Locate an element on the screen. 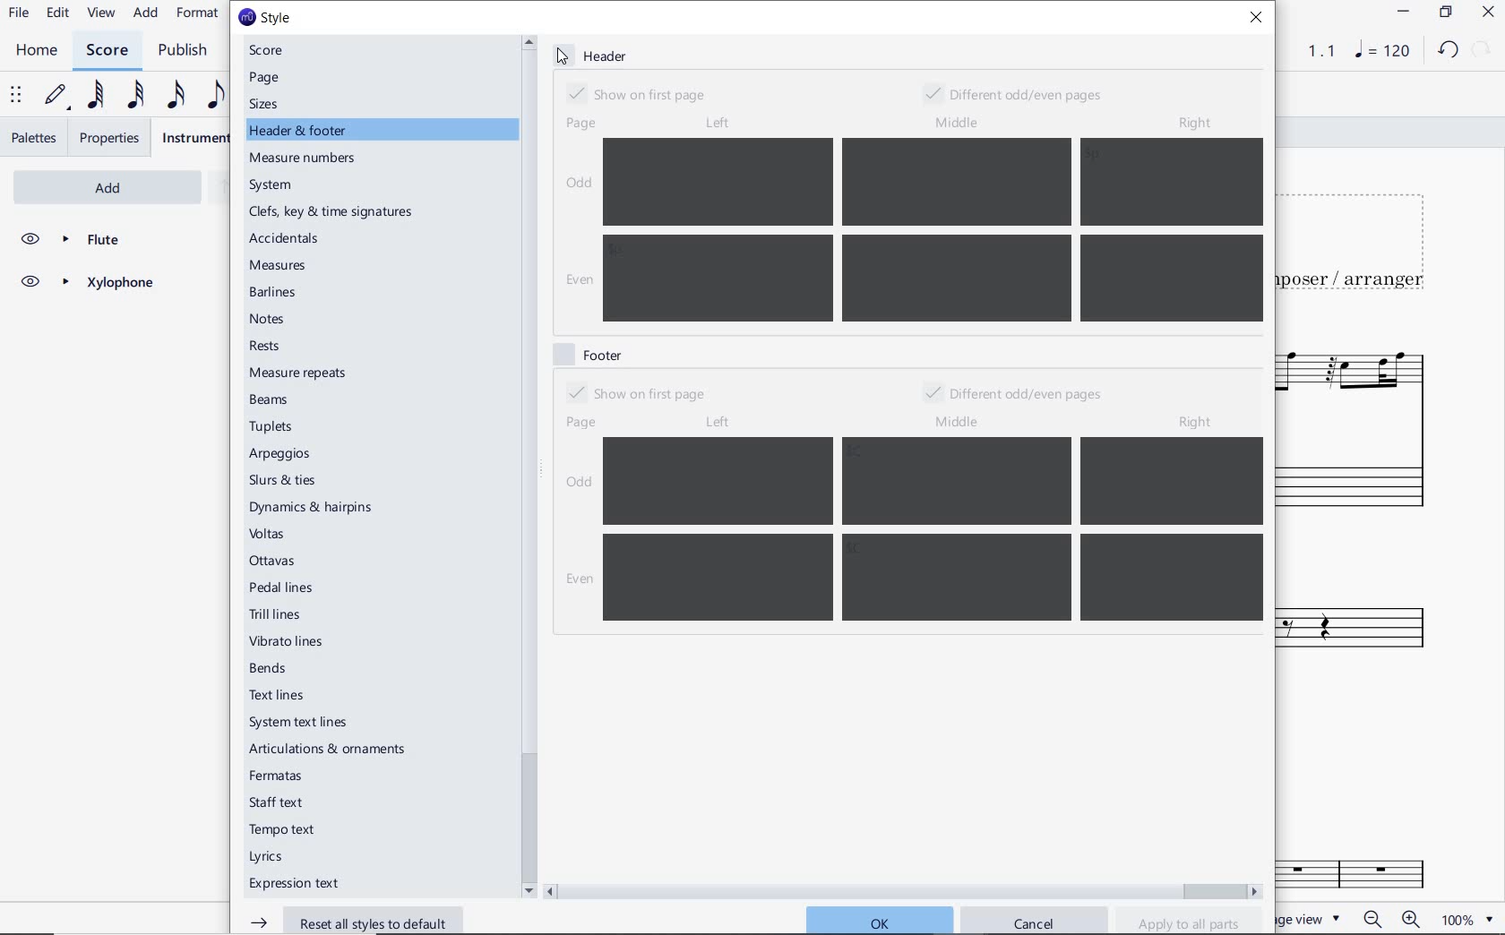 This screenshot has width=1505, height=935. apply to all parts is located at coordinates (1190, 922).